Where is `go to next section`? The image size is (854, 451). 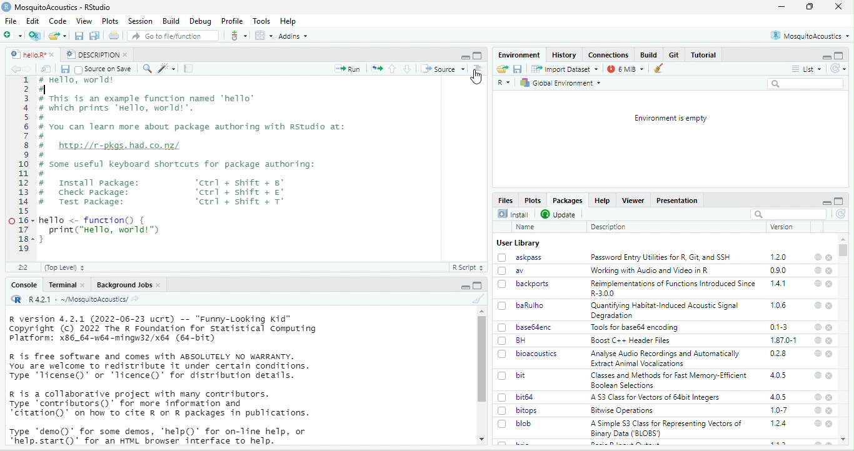
go to next section is located at coordinates (407, 69).